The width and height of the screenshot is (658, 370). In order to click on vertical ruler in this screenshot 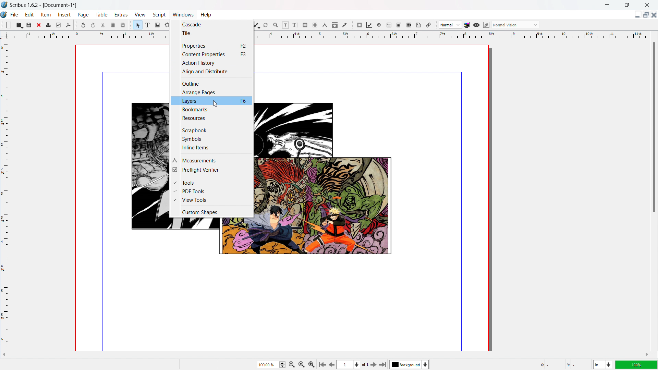, I will do `click(5, 195)`.